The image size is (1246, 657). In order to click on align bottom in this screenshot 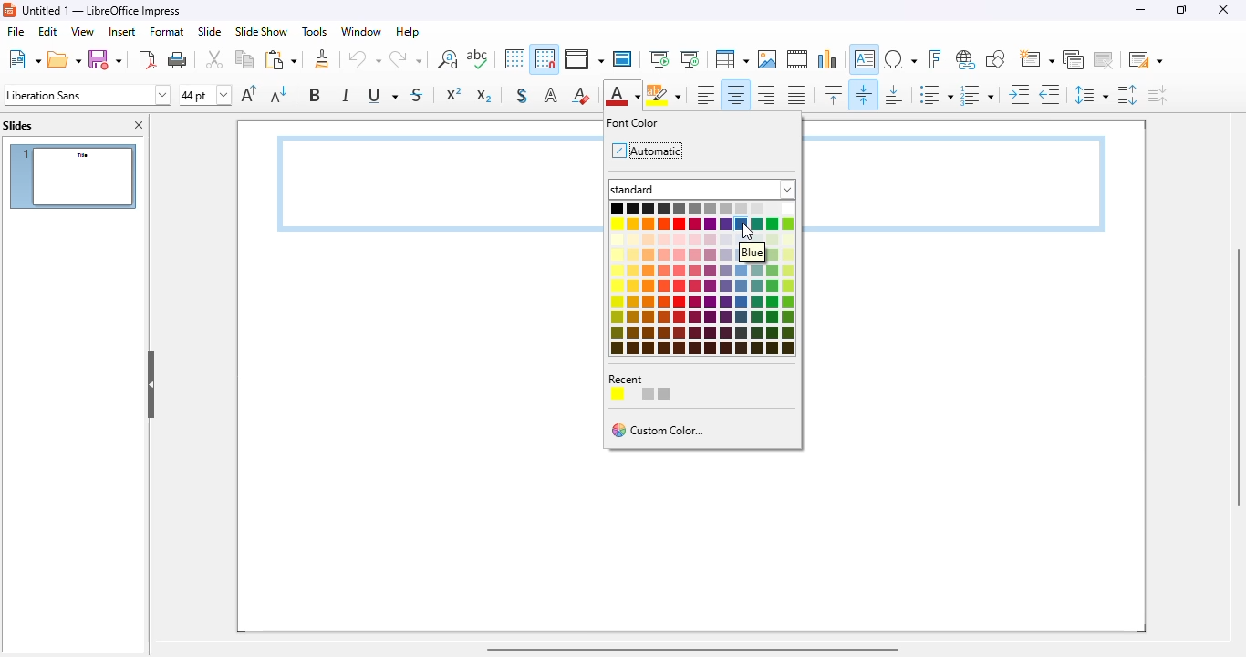, I will do `click(893, 95)`.